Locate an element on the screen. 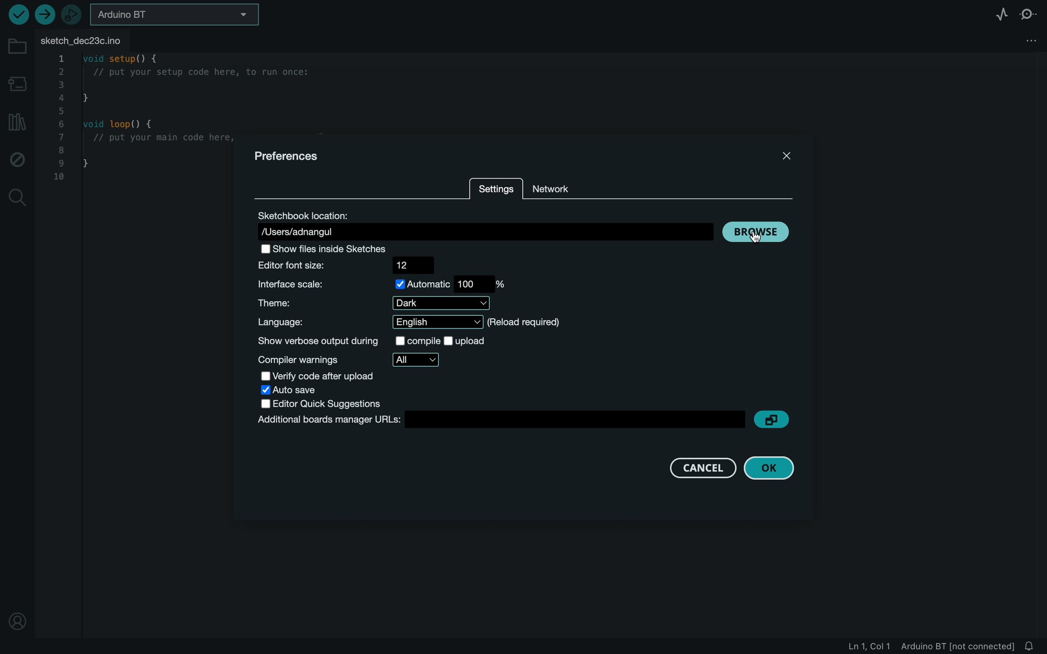 This screenshot has width=1047, height=654. ok is located at coordinates (768, 468).